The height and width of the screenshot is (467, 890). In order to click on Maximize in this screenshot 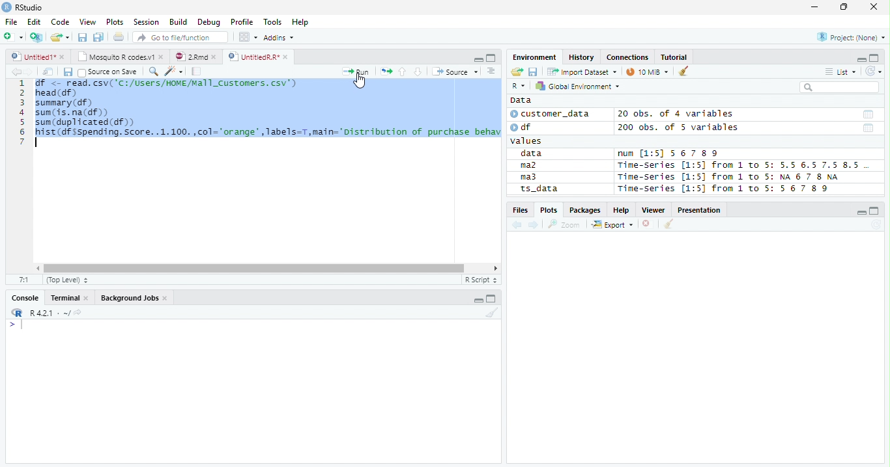, I will do `click(875, 58)`.